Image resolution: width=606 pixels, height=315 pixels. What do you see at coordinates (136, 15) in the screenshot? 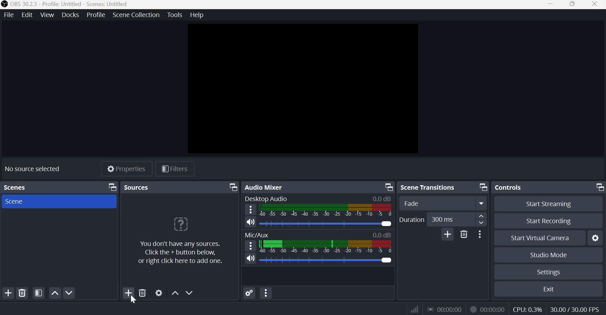
I see `Scene Collection` at bounding box center [136, 15].